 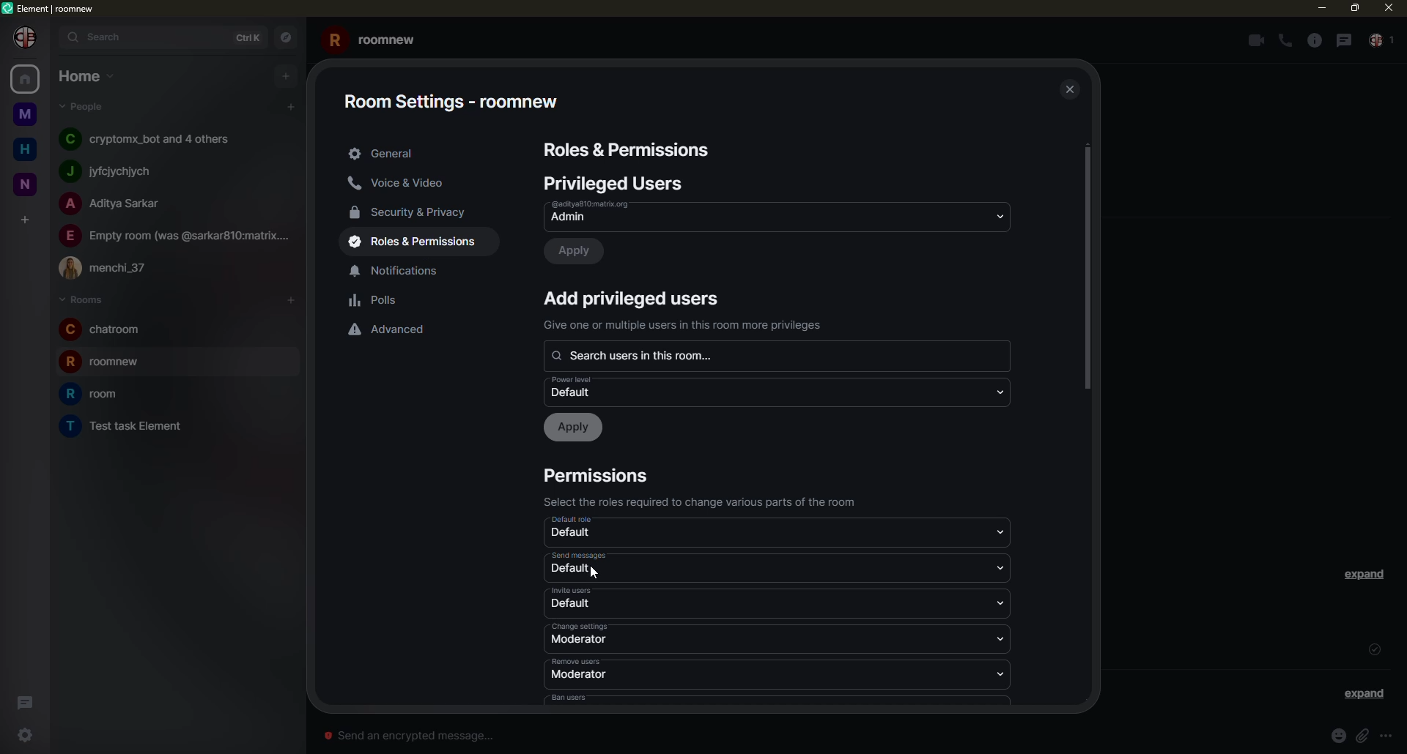 What do you see at coordinates (580, 520) in the screenshot?
I see `default` at bounding box center [580, 520].